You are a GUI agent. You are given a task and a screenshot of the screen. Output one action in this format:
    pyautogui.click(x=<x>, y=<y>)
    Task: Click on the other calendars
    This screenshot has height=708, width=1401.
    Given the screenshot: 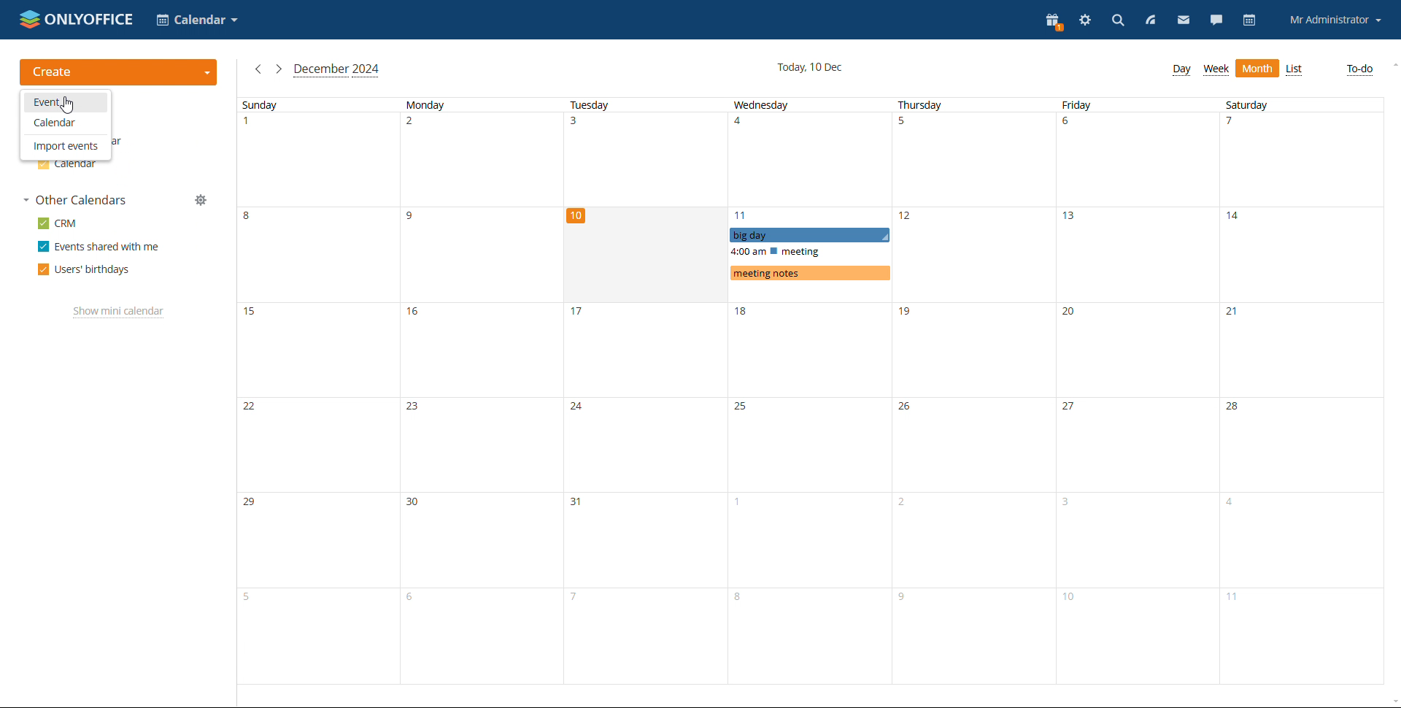 What is the action you would take?
    pyautogui.click(x=75, y=199)
    